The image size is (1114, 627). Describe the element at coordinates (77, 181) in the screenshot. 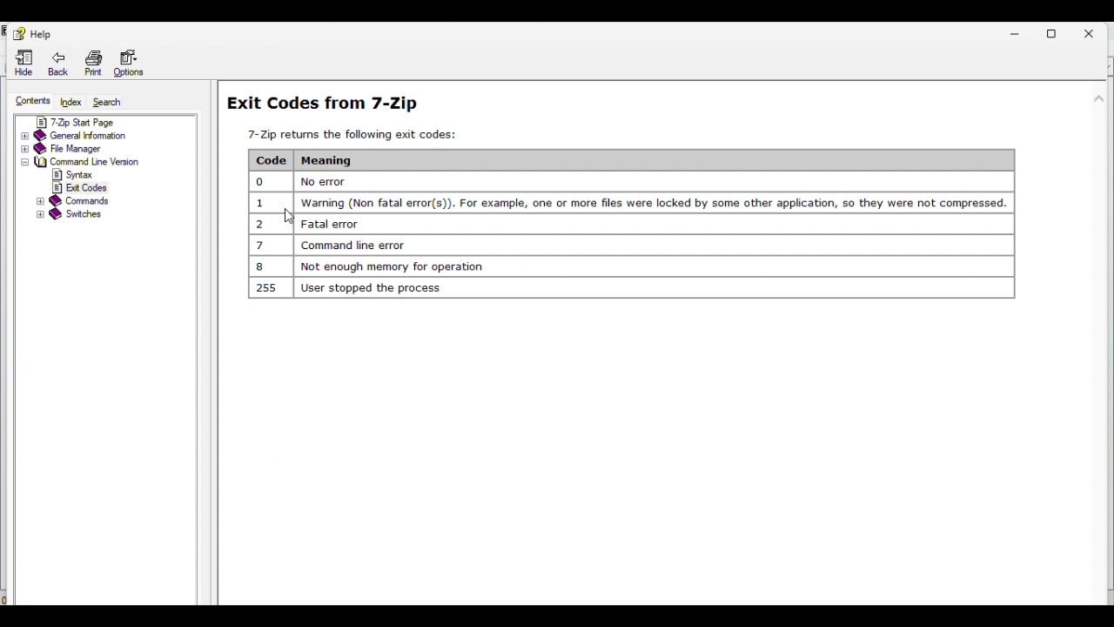

I see `Command Line Version Menus` at that location.